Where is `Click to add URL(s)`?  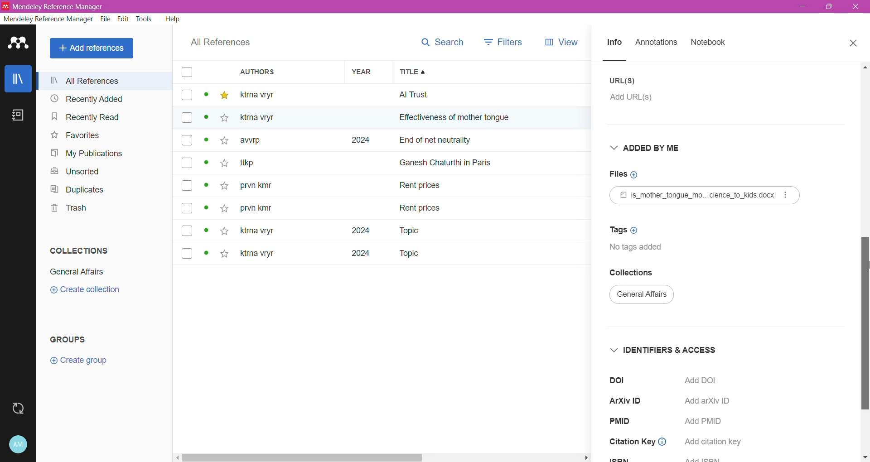 Click to add URL(s) is located at coordinates (637, 100).